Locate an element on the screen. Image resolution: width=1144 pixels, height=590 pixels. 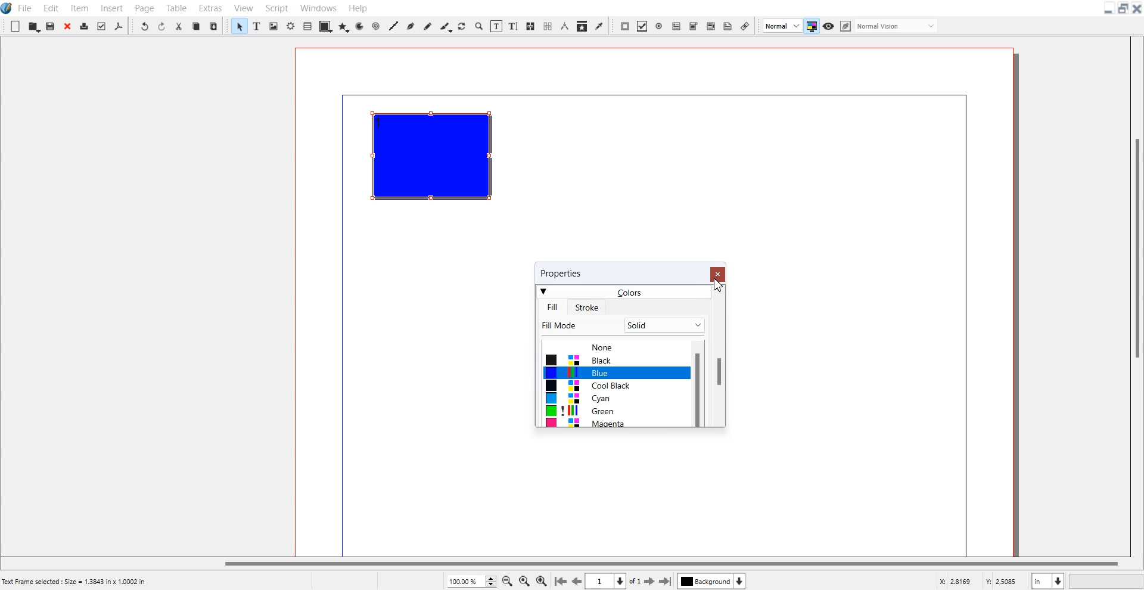
Vertical Scroll Bar is located at coordinates (719, 356).